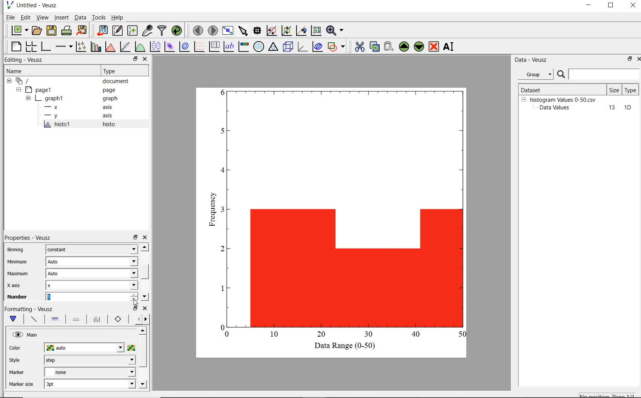 This screenshot has width=641, height=398. I want to click on size, so click(614, 90).